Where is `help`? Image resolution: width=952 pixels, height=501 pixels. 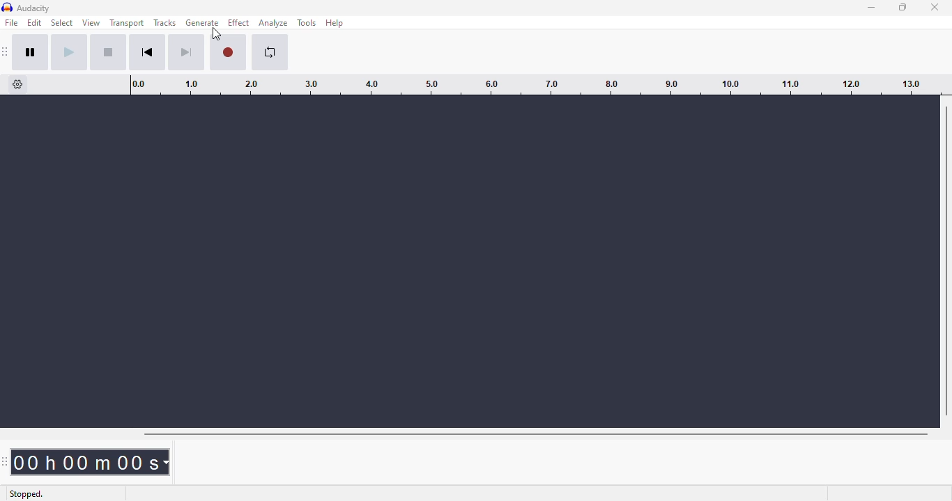
help is located at coordinates (335, 23).